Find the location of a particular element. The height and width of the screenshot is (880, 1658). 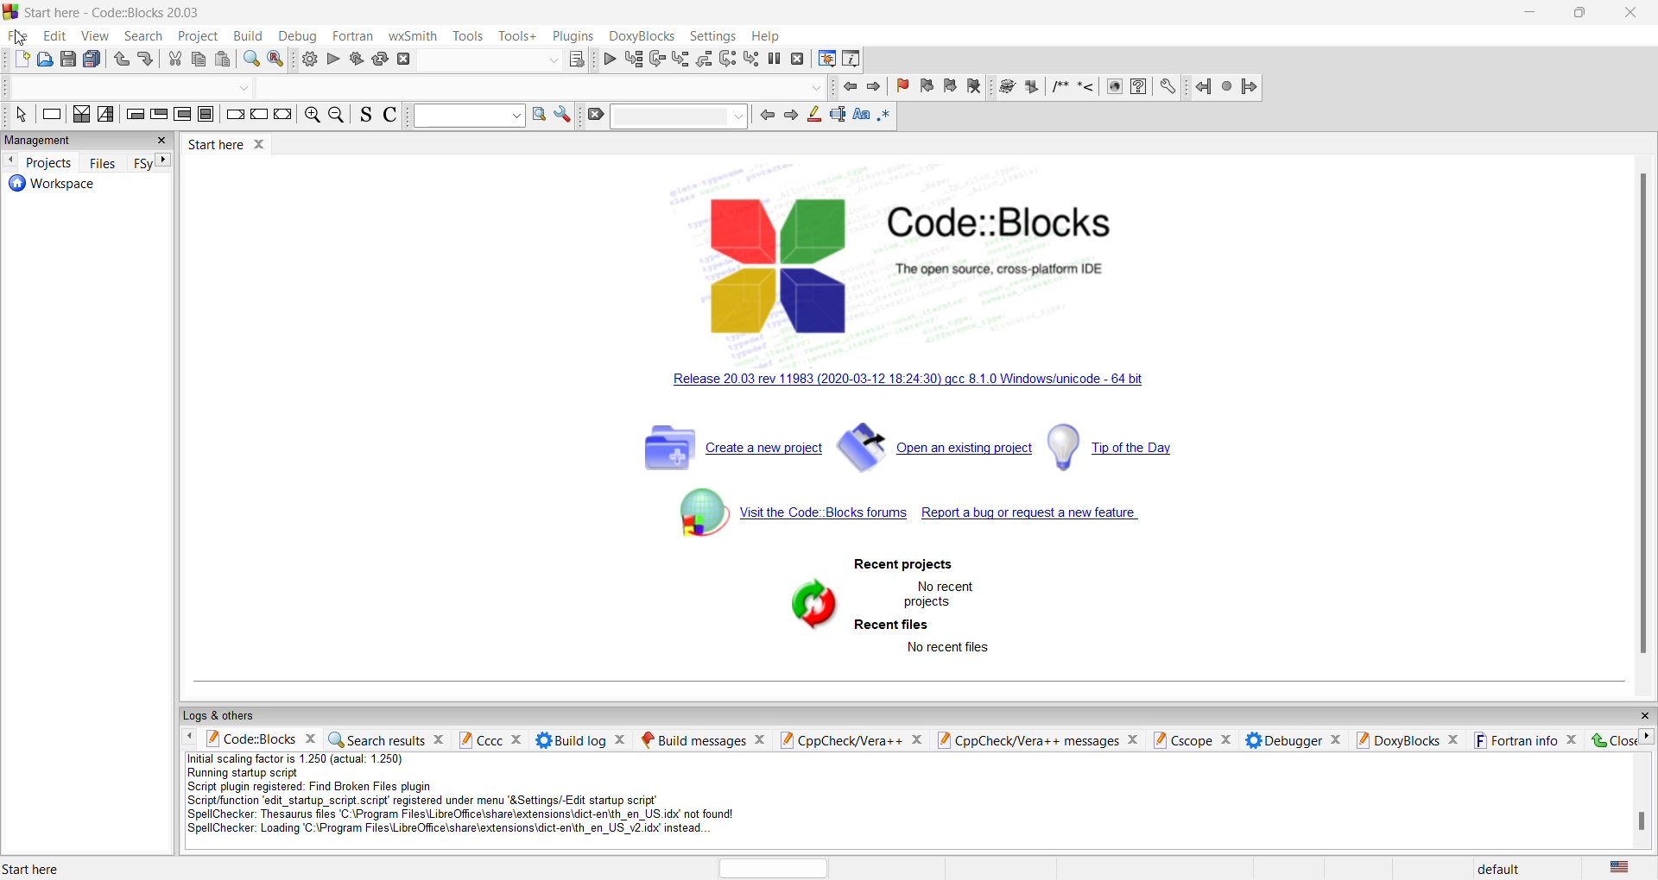

run is located at coordinates (336, 60).